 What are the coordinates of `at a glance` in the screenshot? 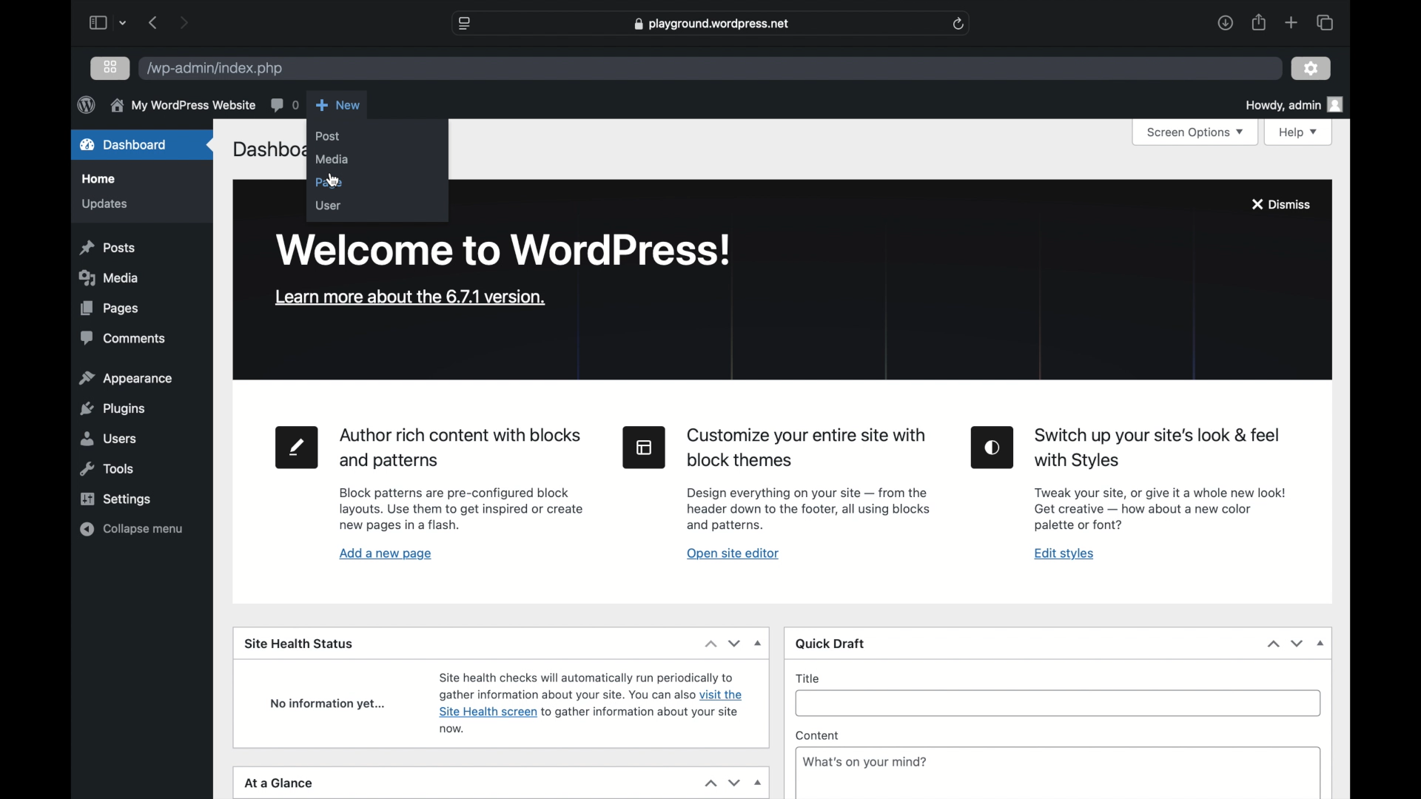 It's located at (278, 783).